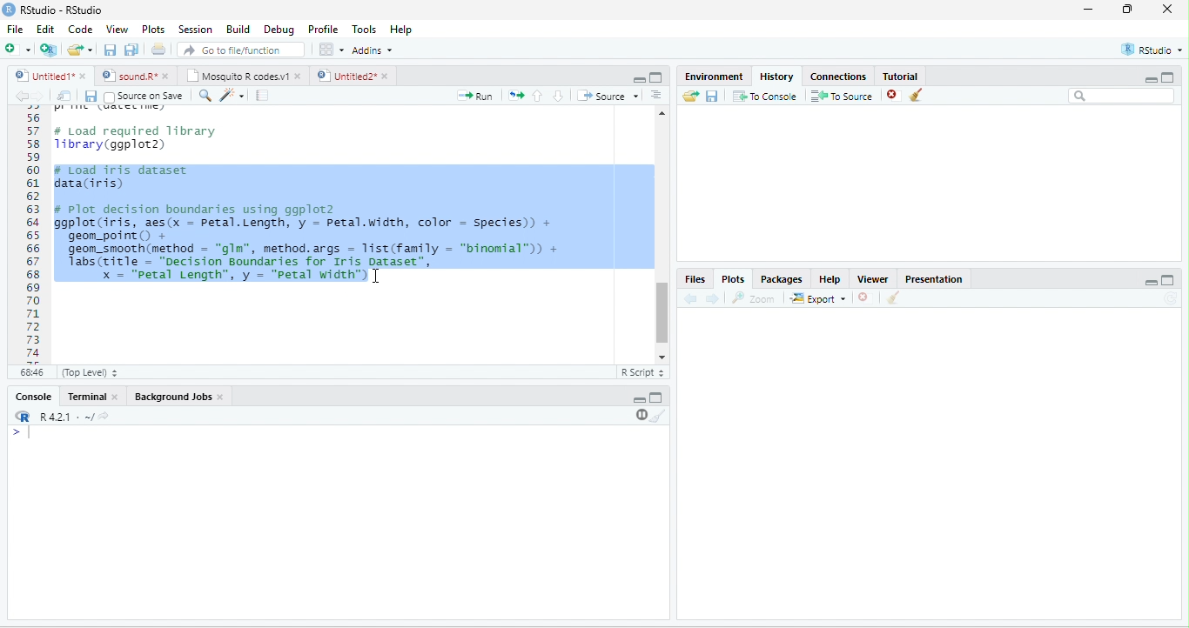 The width and height of the screenshot is (1189, 628). I want to click on Untitled, so click(43, 76).